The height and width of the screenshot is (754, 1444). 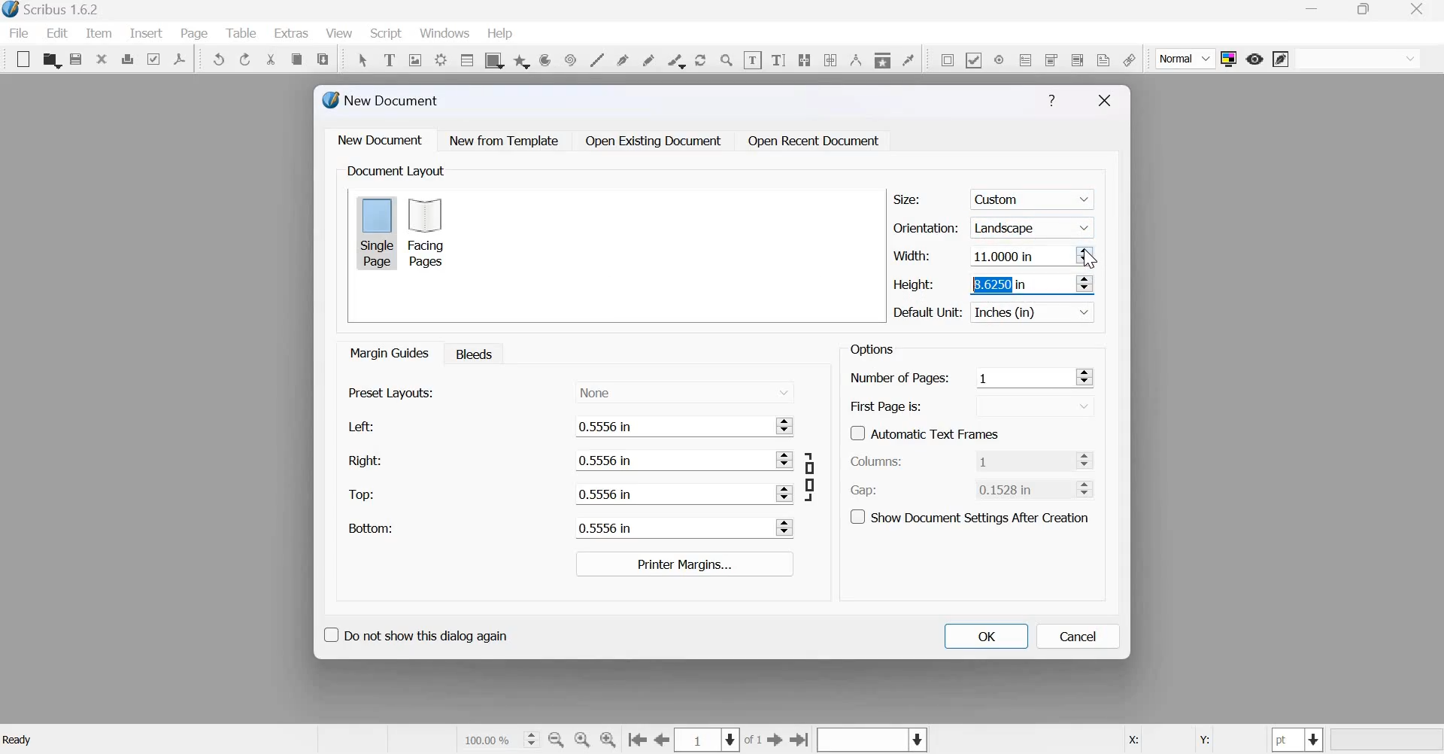 I want to click on First Page is:, so click(x=887, y=405).